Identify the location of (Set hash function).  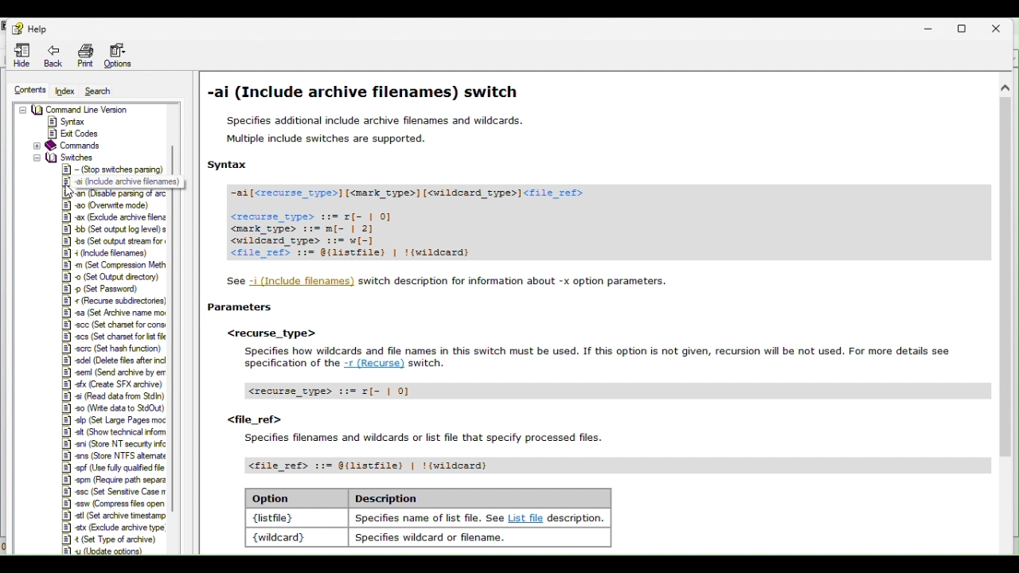
(113, 349).